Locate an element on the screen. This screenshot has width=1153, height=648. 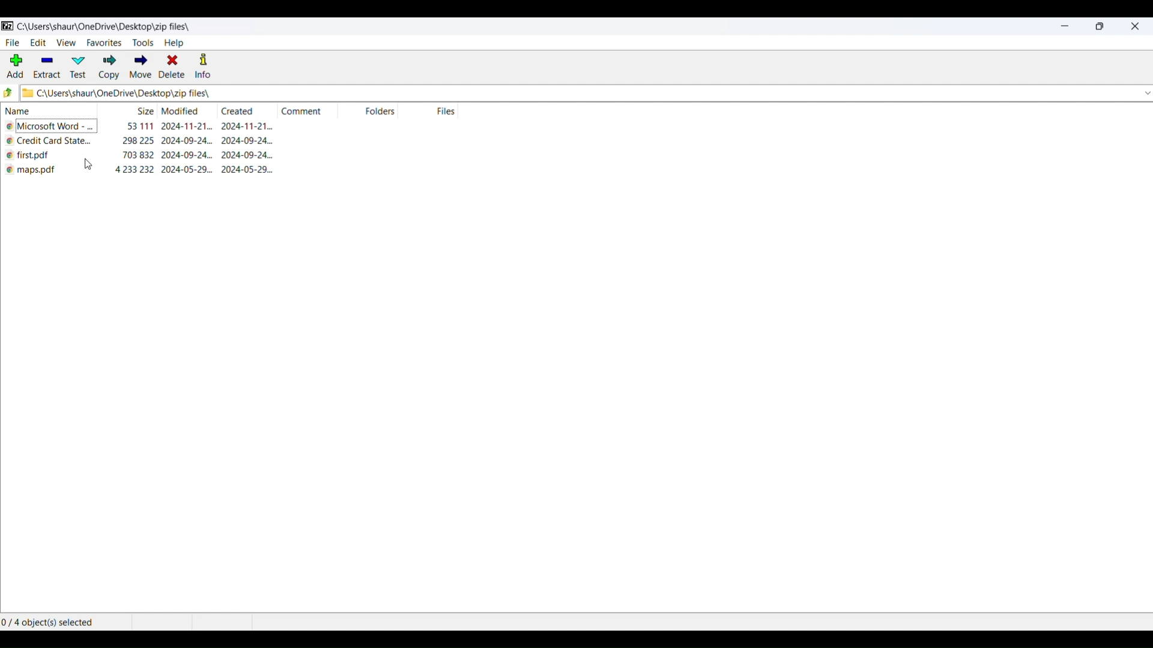
file modification date is located at coordinates (188, 141).